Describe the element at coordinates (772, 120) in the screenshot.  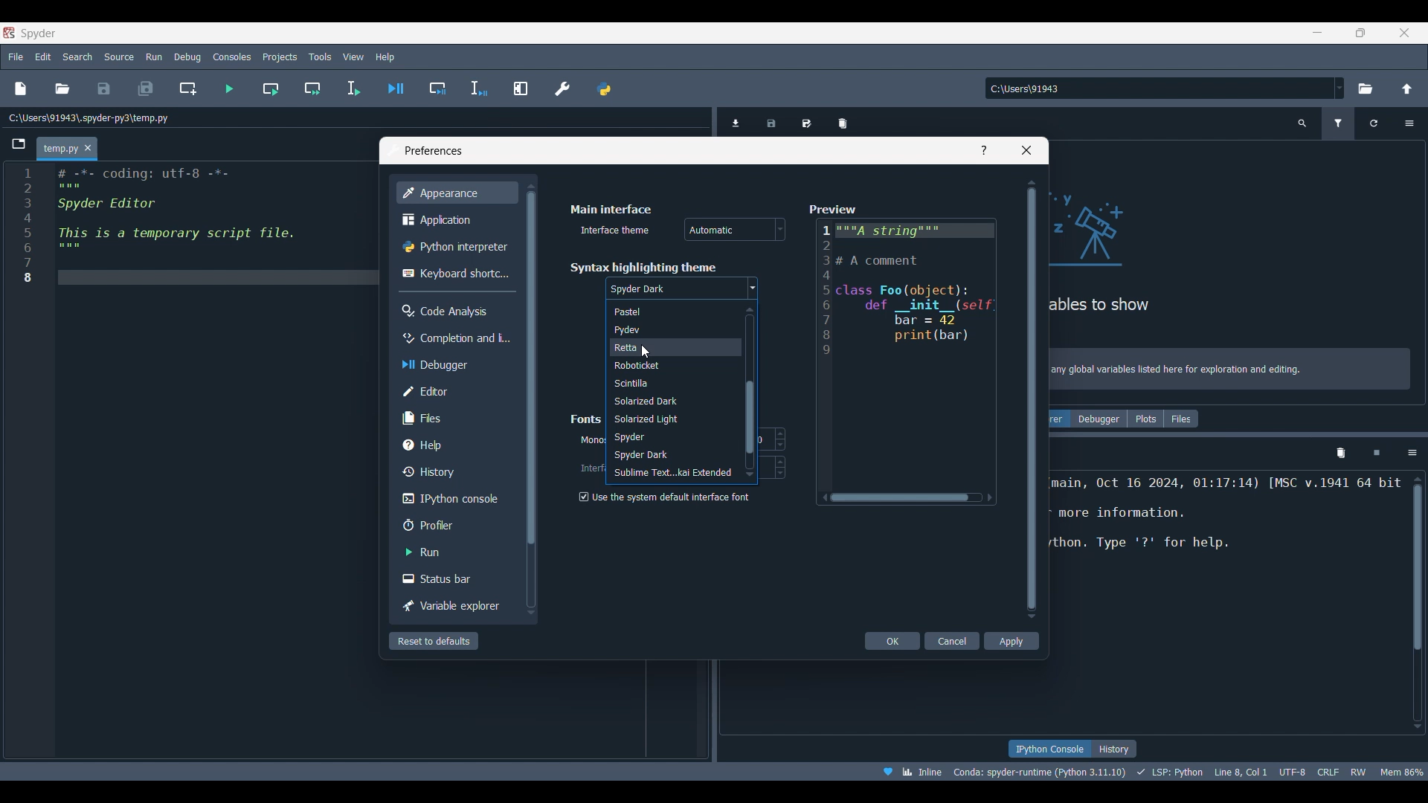
I see `Save data` at that location.